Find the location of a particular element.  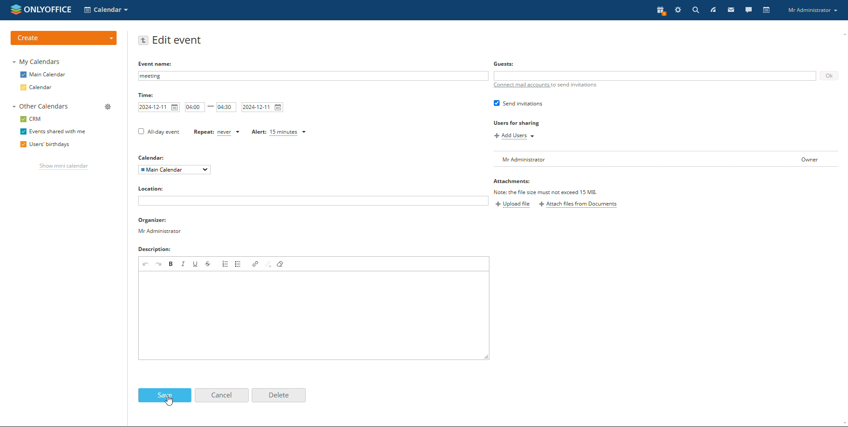

calendar is located at coordinates (37, 87).